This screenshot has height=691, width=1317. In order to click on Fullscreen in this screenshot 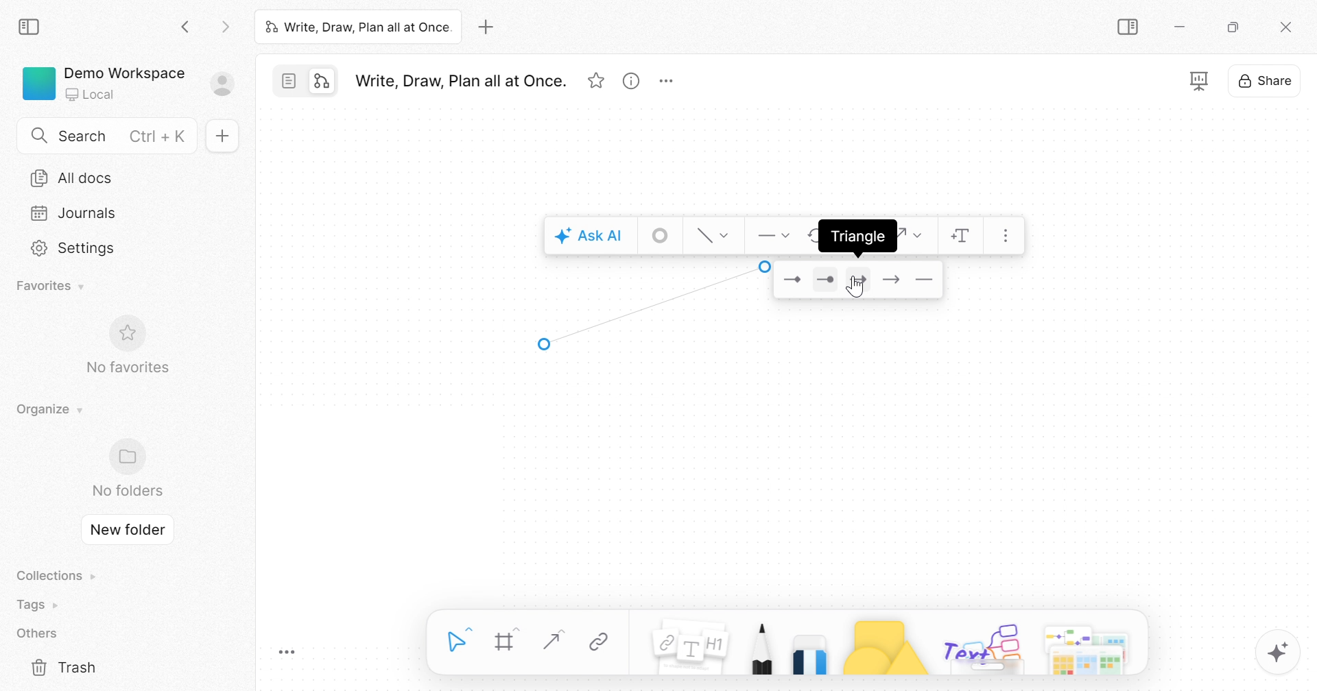, I will do `click(1200, 81)`.